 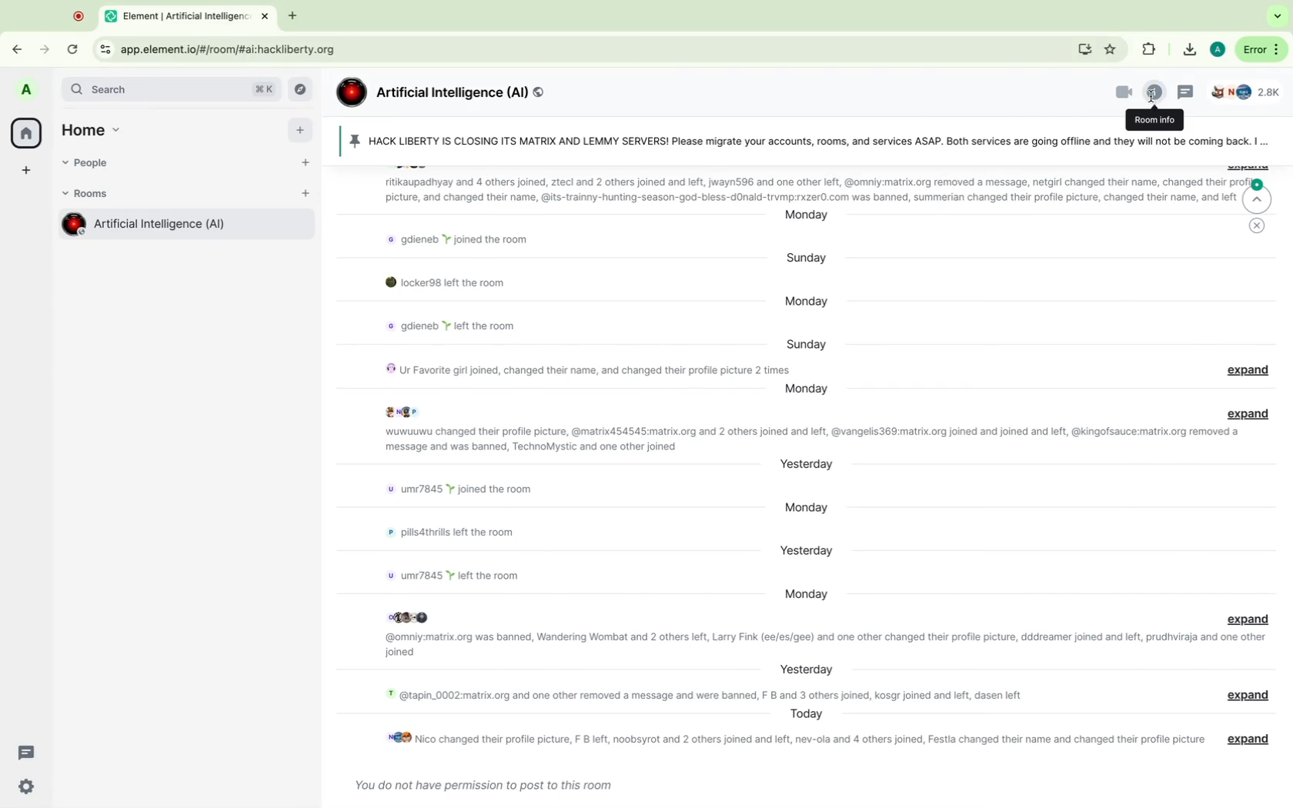 What do you see at coordinates (1111, 49) in the screenshot?
I see `extentions` at bounding box center [1111, 49].